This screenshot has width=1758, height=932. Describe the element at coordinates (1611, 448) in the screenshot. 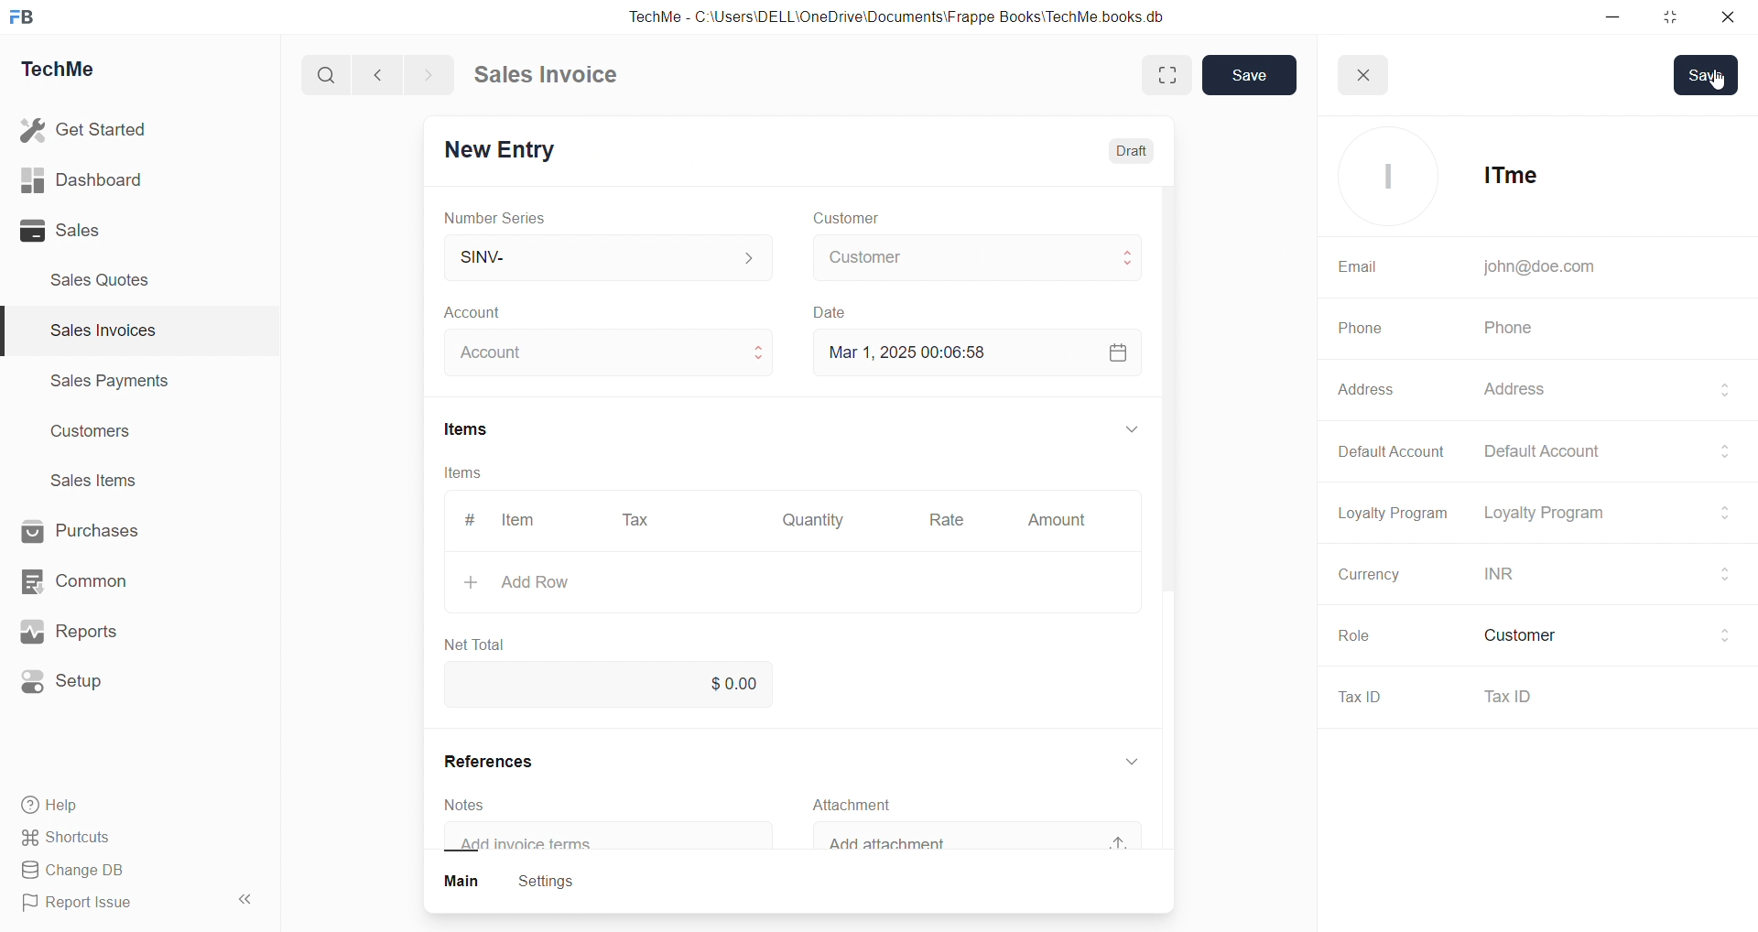

I see `Default Account` at that location.